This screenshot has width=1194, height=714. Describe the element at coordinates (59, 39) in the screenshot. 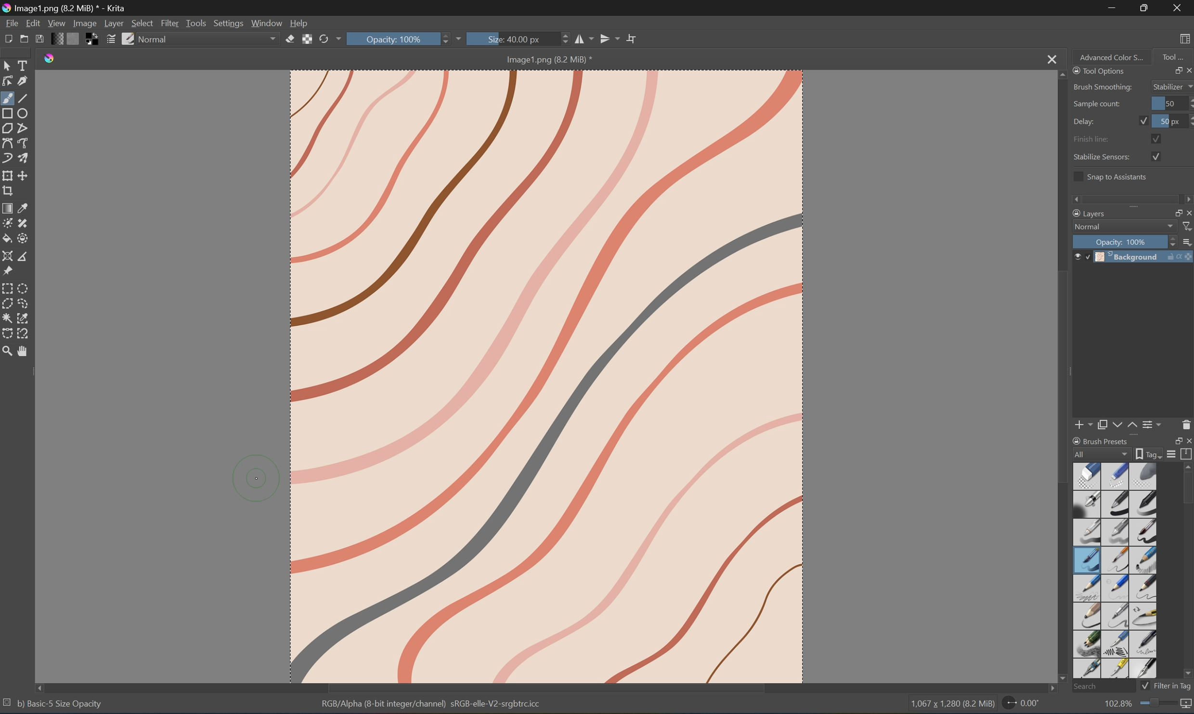

I see `Fill gradients` at that location.